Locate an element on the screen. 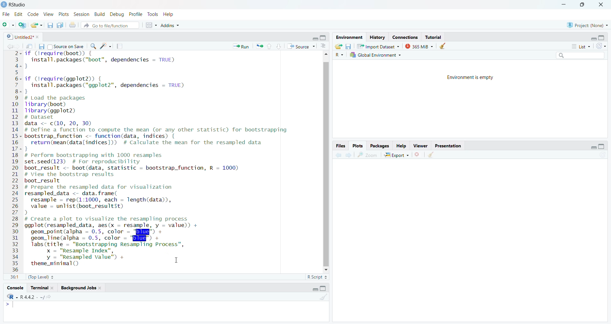 The height and width of the screenshot is (324, 611).  Tools is located at coordinates (152, 14).